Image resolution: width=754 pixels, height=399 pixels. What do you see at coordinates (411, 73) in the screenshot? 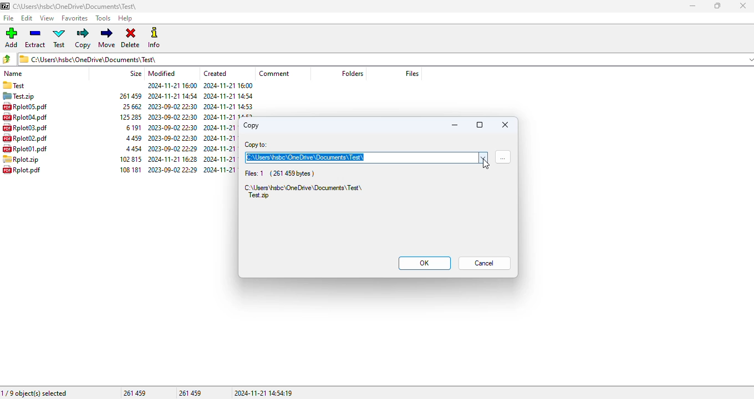
I see `files` at bounding box center [411, 73].